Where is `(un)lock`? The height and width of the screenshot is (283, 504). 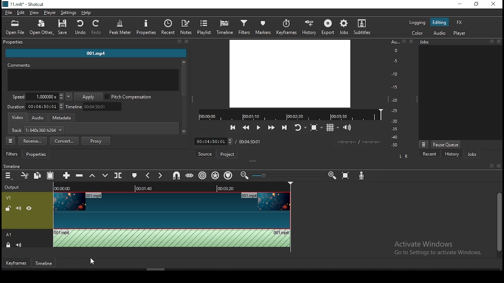 (un)lock is located at coordinates (8, 208).